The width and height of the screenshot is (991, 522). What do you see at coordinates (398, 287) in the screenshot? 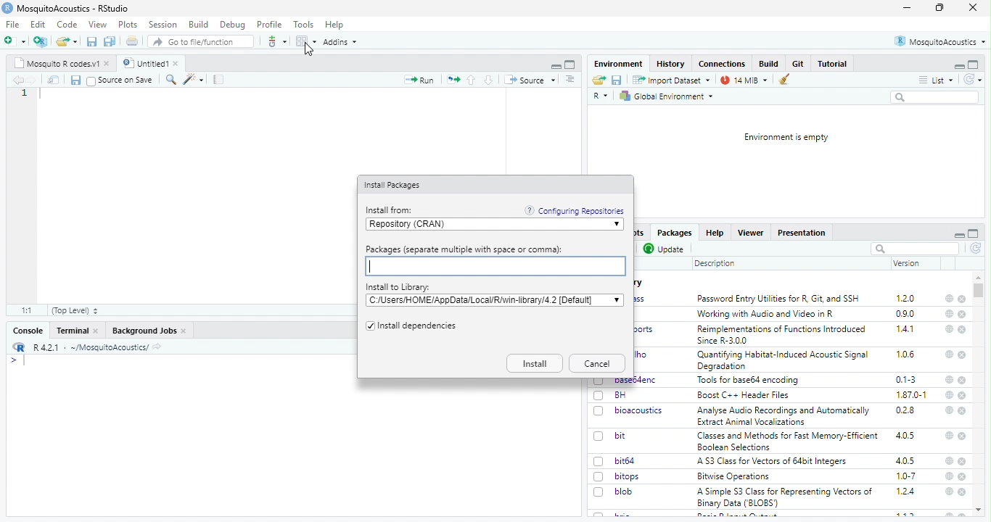
I see `Install to Library:` at bounding box center [398, 287].